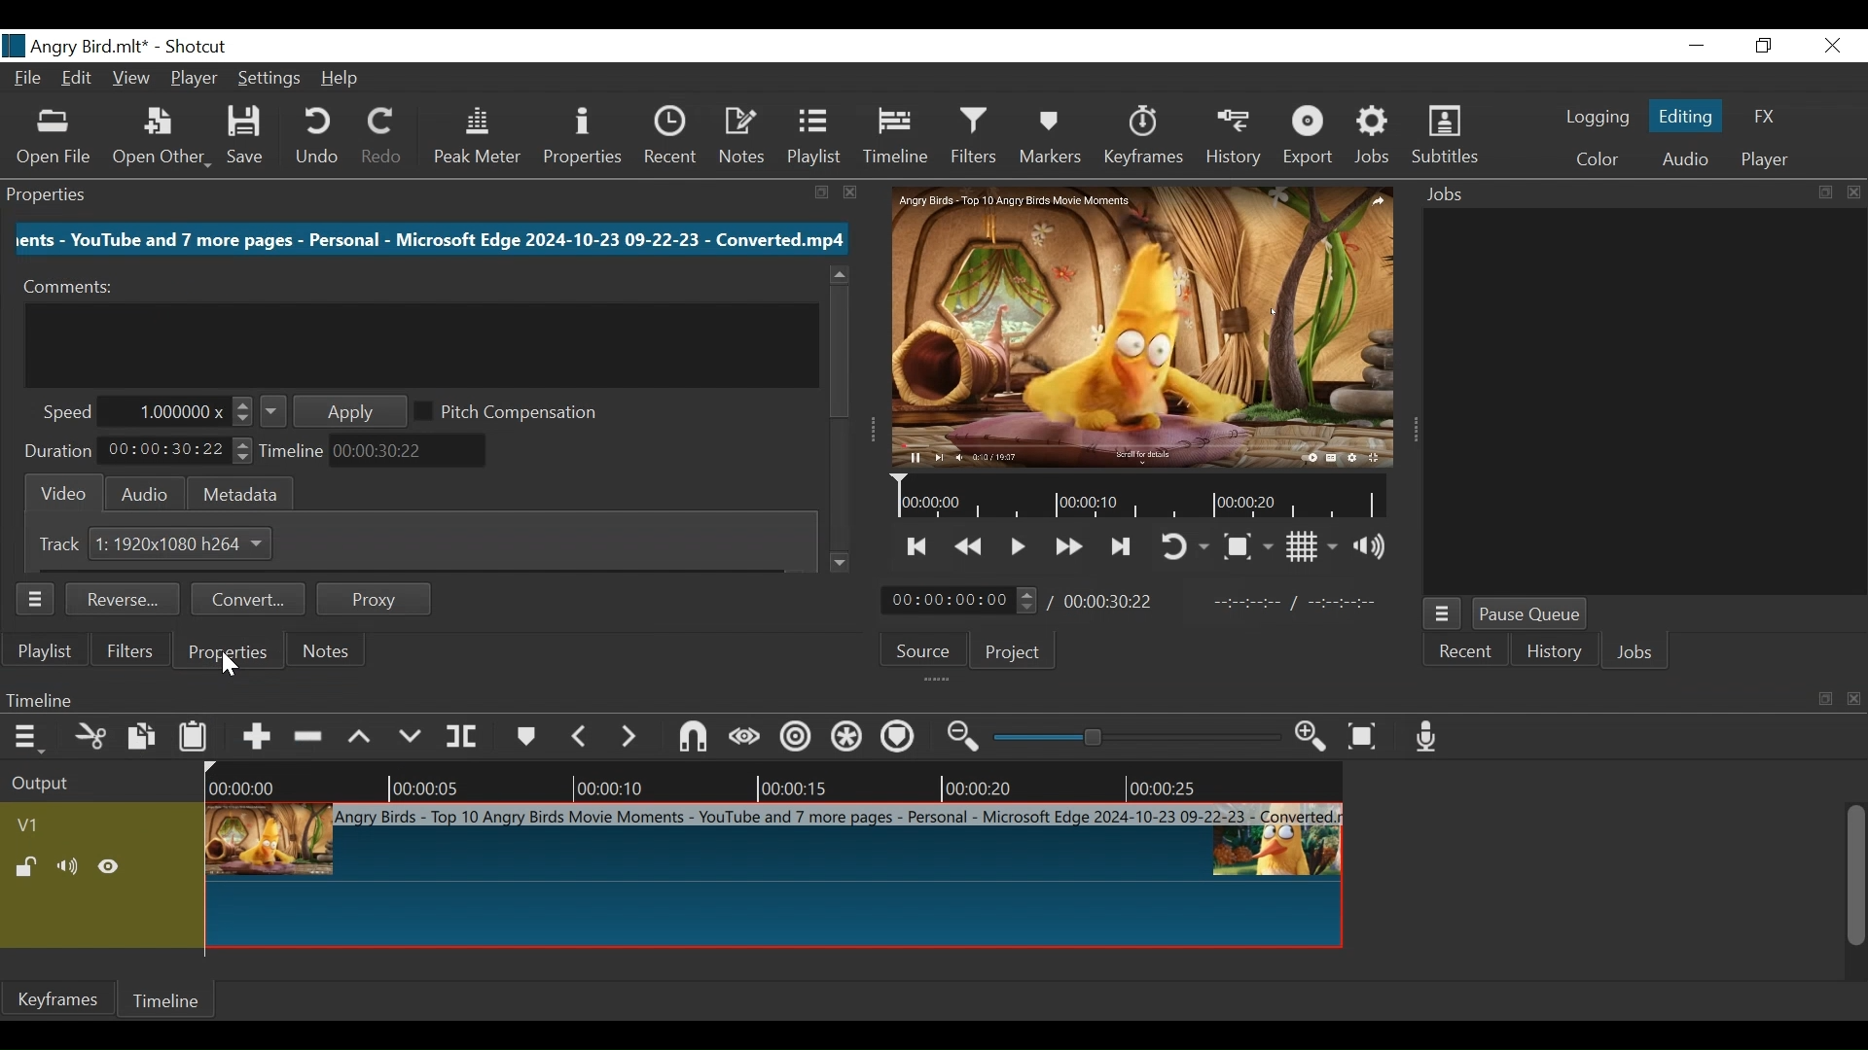 This screenshot has height=1050, width=1868. What do you see at coordinates (54, 826) in the screenshot?
I see `Videoo track name` at bounding box center [54, 826].